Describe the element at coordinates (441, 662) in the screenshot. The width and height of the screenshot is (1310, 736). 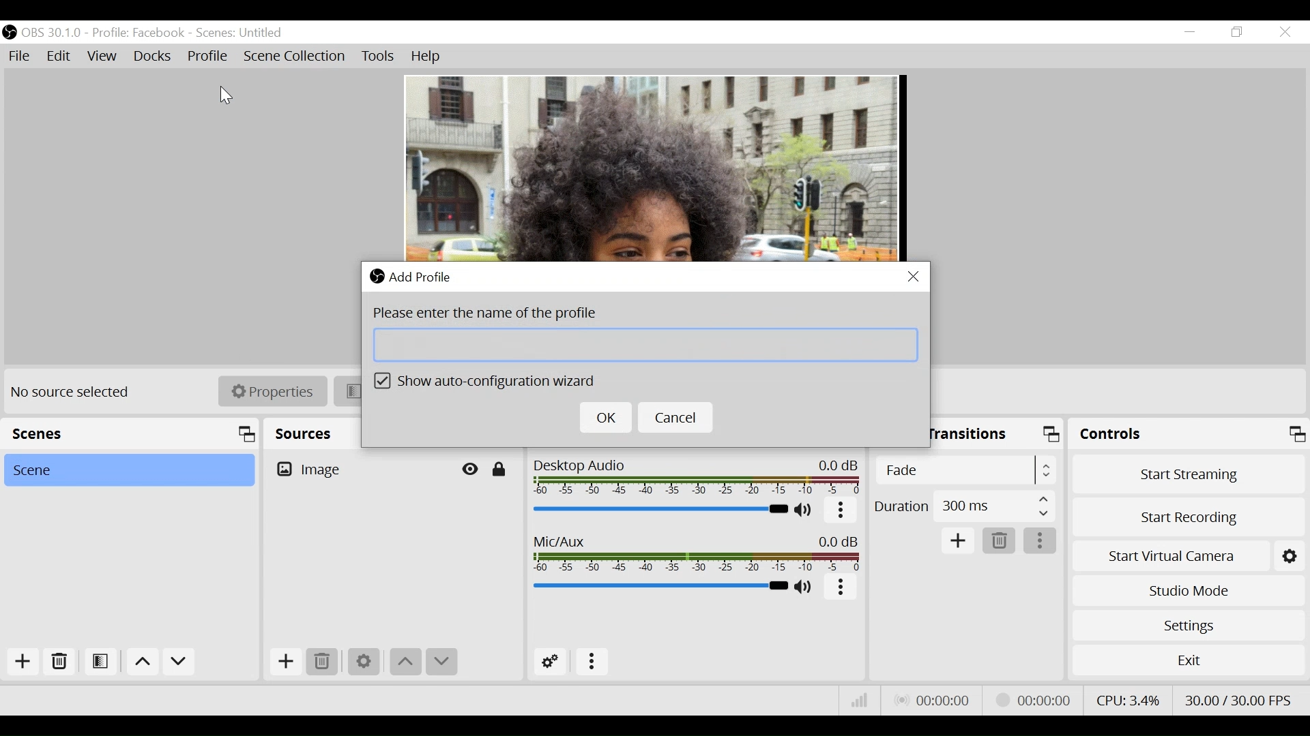
I see `Move down` at that location.